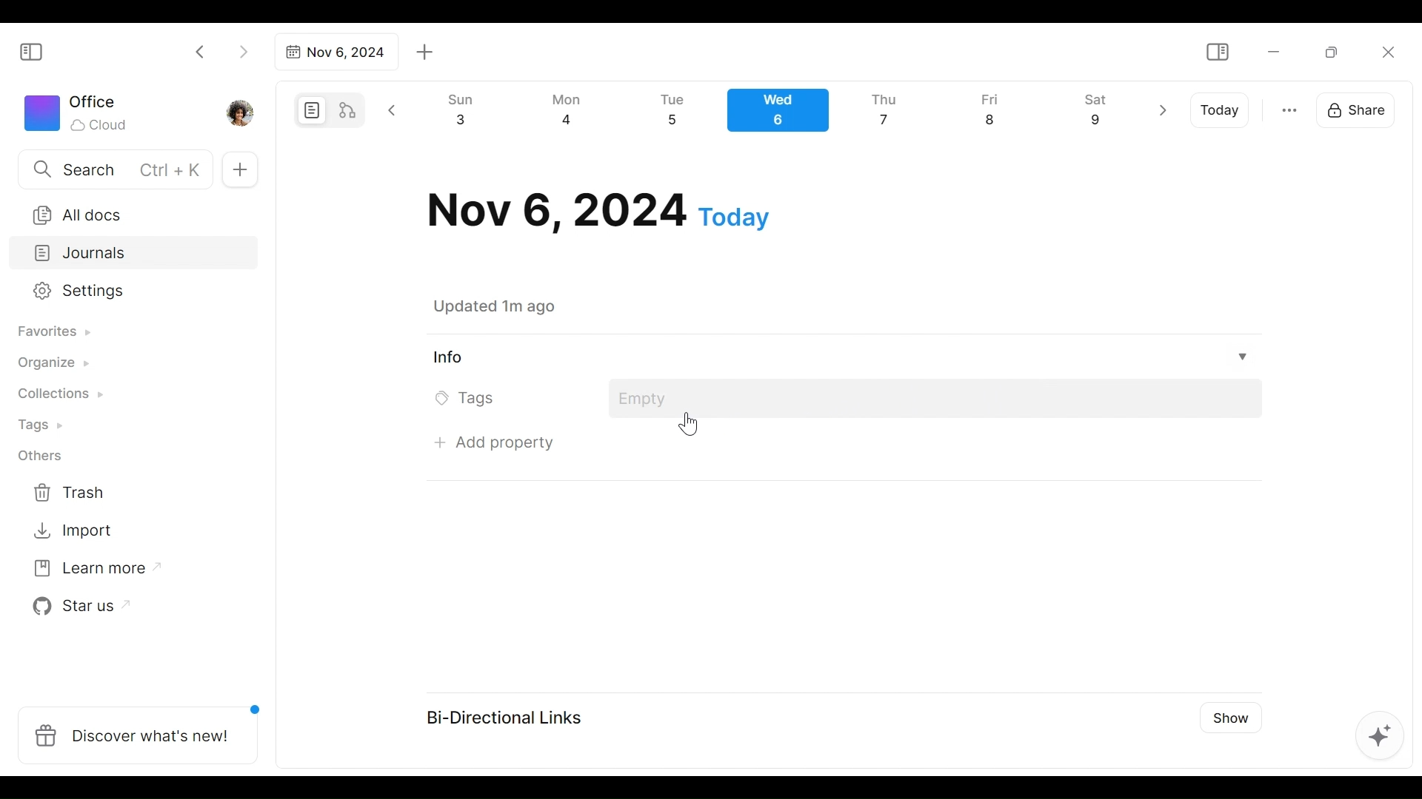 This screenshot has height=799, width=1422. I want to click on Workspace icon, so click(79, 111).